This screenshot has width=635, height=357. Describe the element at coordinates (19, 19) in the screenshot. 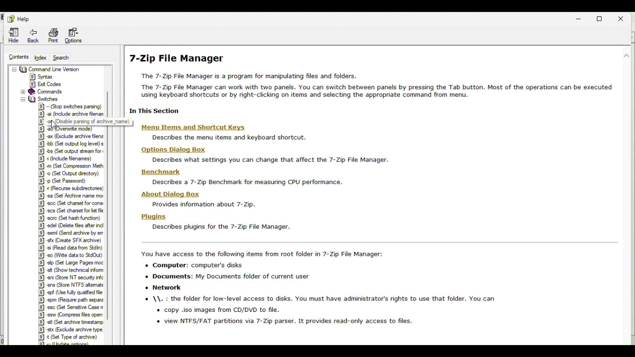

I see `Help` at that location.